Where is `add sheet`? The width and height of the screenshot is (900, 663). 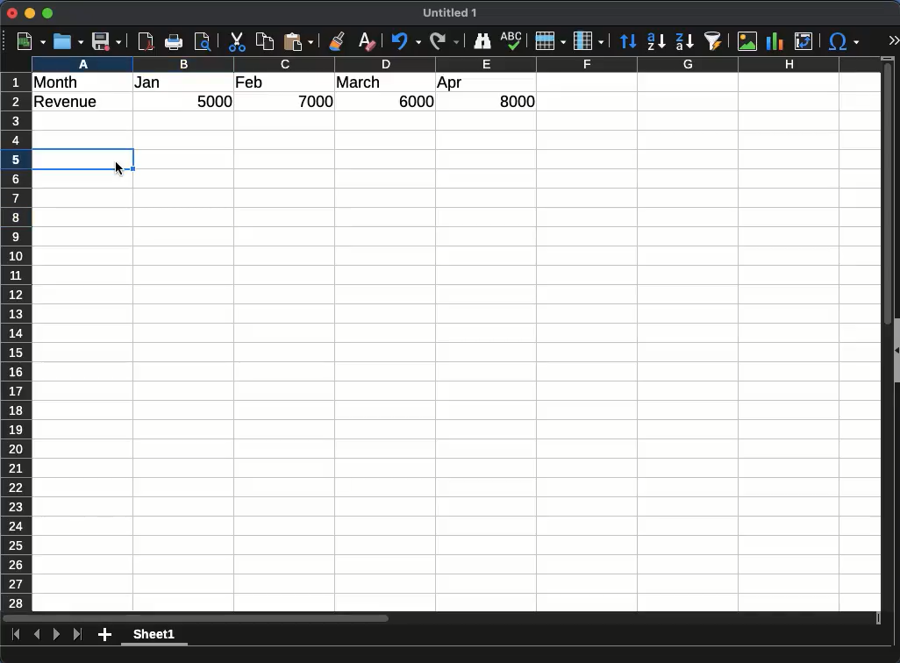 add sheet is located at coordinates (104, 635).